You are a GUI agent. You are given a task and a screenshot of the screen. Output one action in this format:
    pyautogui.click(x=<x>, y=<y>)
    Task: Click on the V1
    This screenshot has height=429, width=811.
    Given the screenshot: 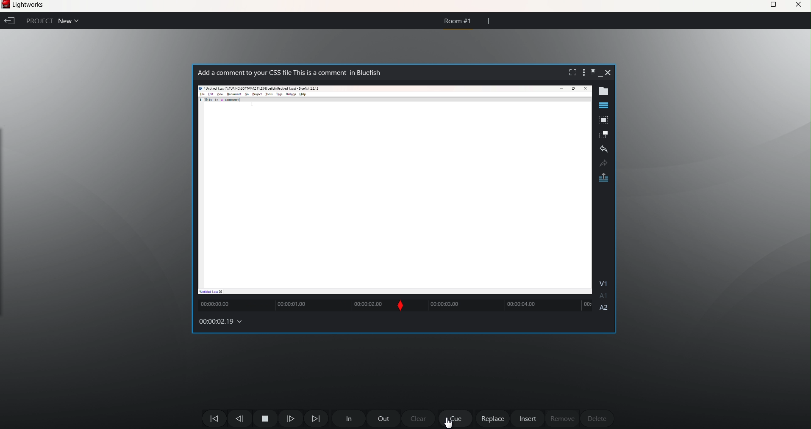 What is the action you would take?
    pyautogui.click(x=603, y=281)
    